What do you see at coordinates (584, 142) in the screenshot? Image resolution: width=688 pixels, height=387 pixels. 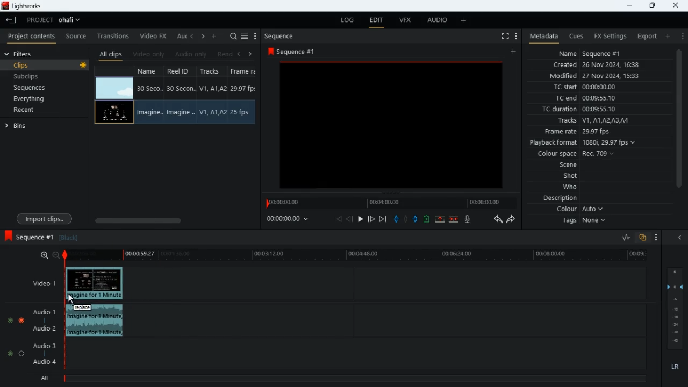 I see `playback format` at bounding box center [584, 142].